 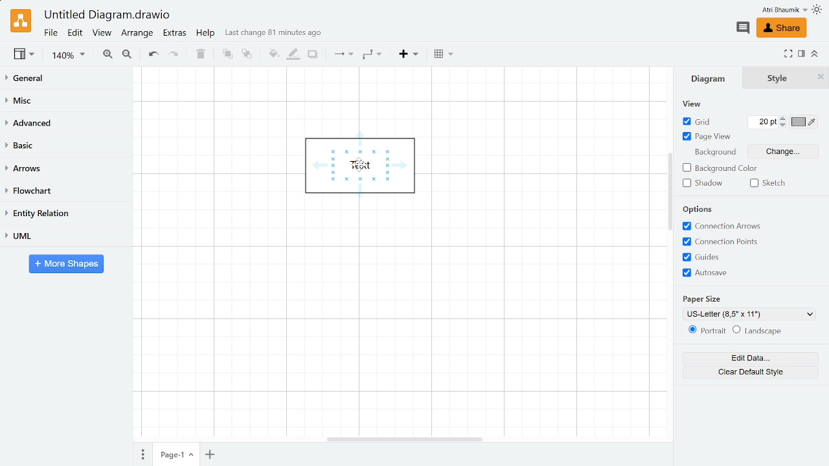 What do you see at coordinates (703, 184) in the screenshot?
I see `Shadow` at bounding box center [703, 184].